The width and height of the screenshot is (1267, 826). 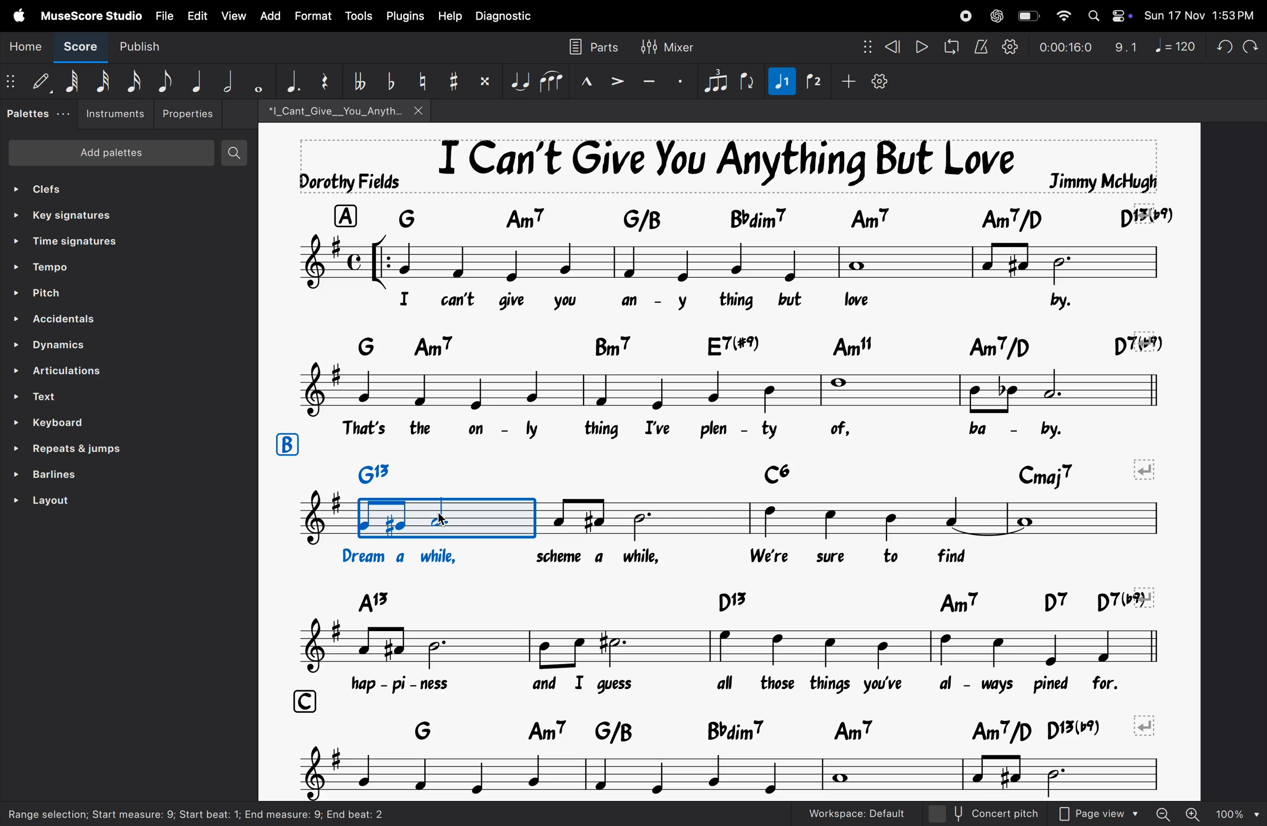 What do you see at coordinates (723, 647) in the screenshot?
I see `notes` at bounding box center [723, 647].